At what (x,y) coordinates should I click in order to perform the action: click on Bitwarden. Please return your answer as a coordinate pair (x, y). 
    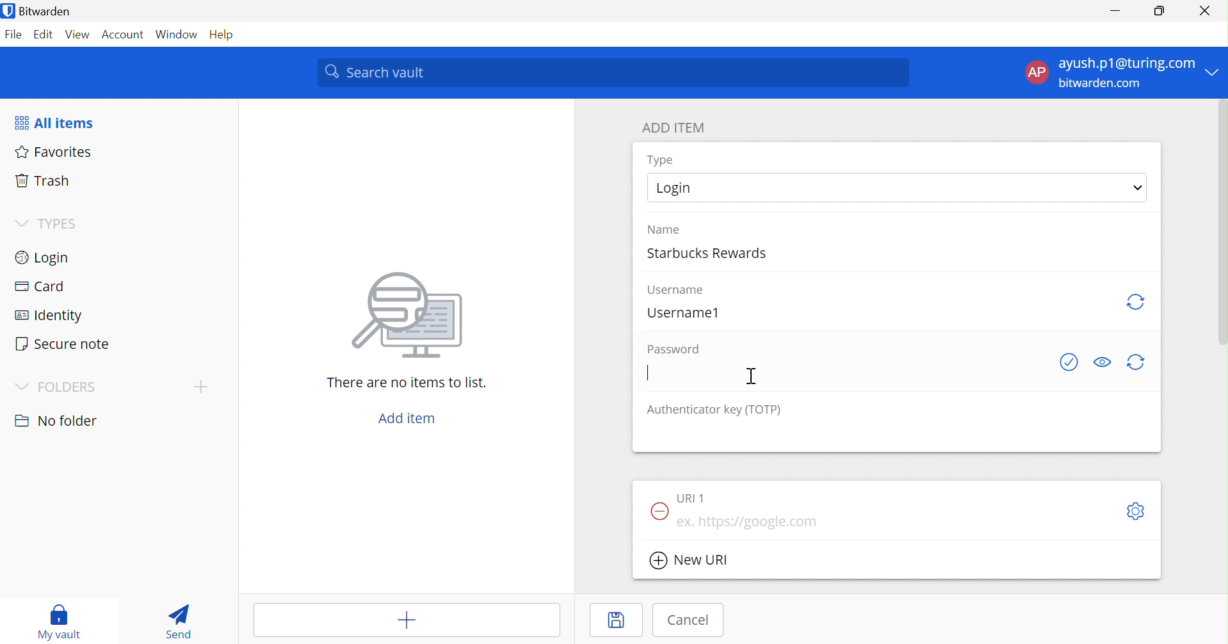
    Looking at the image, I should click on (39, 11).